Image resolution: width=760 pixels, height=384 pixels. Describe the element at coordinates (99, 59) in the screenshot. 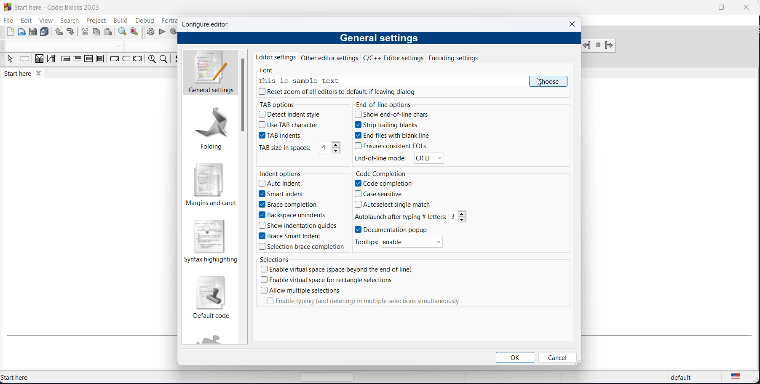

I see `block instruction` at that location.